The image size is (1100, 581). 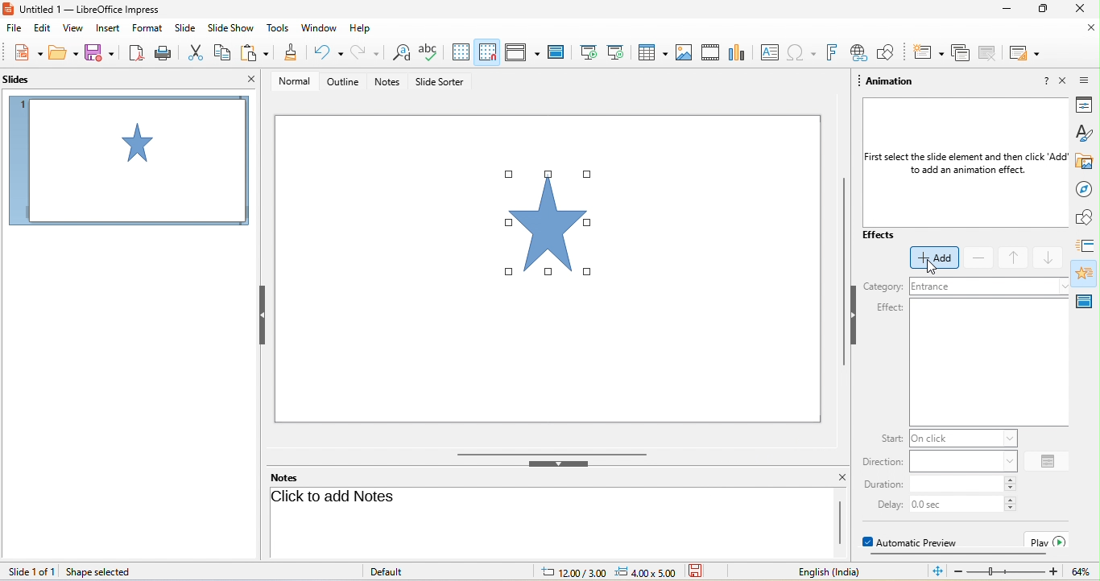 What do you see at coordinates (963, 460) in the screenshot?
I see `input direction` at bounding box center [963, 460].